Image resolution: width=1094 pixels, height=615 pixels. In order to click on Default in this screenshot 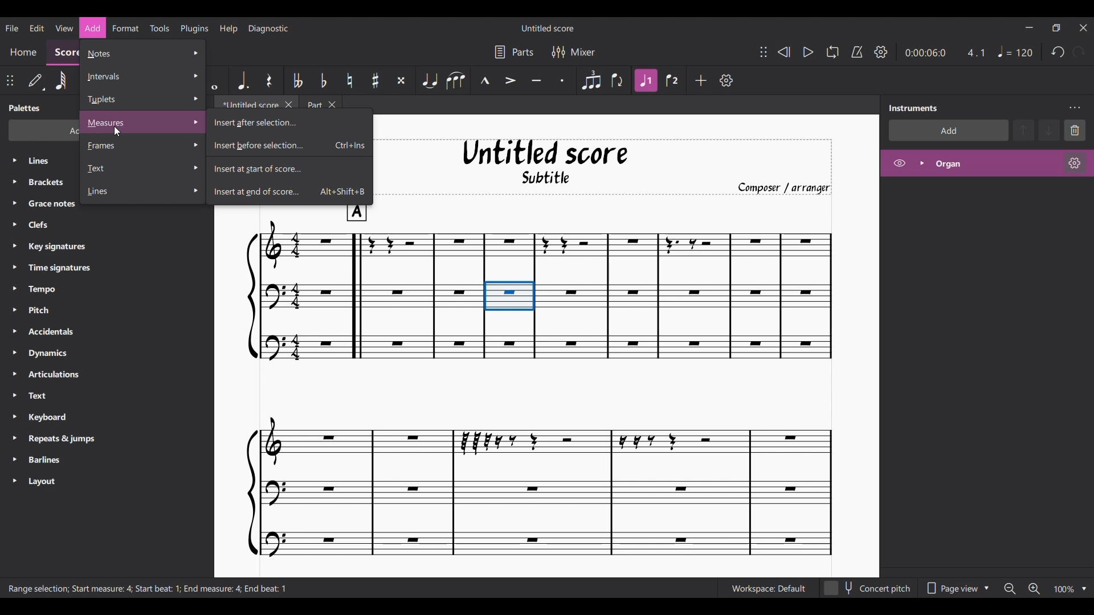, I will do `click(36, 80)`.